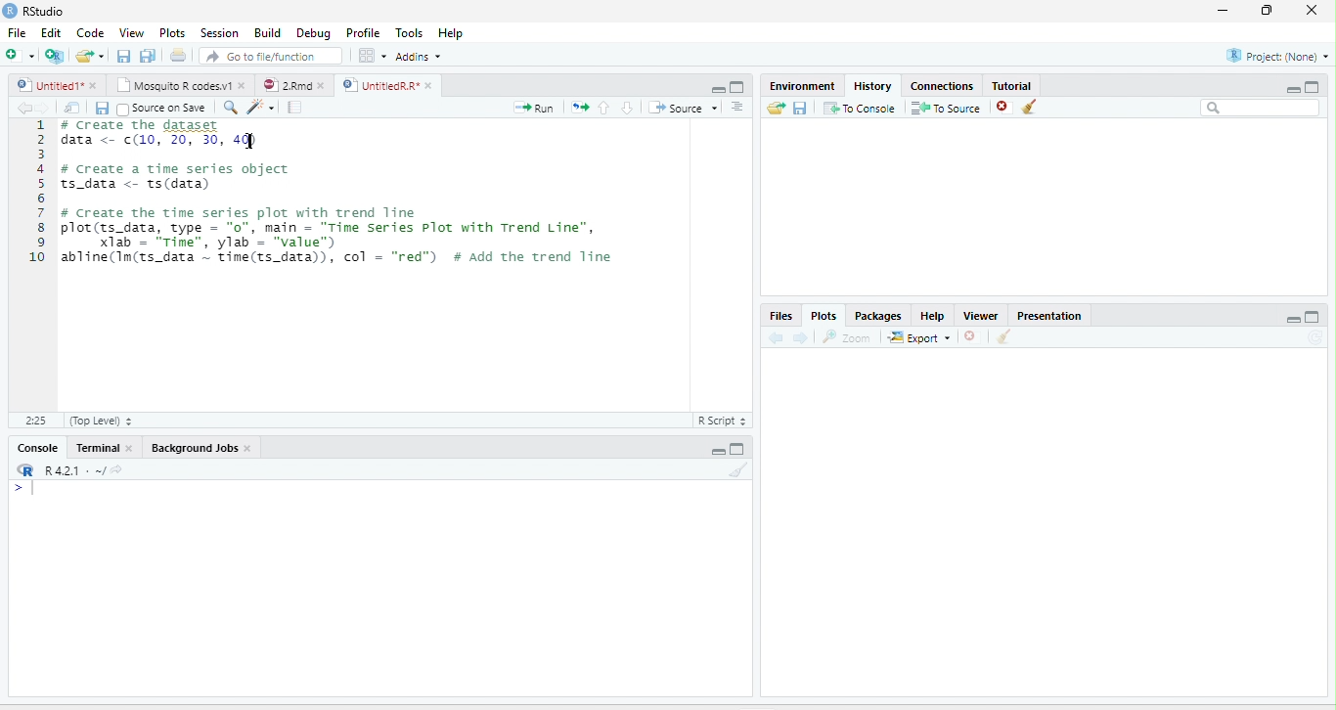 The height and width of the screenshot is (710, 1336). I want to click on Build, so click(267, 32).